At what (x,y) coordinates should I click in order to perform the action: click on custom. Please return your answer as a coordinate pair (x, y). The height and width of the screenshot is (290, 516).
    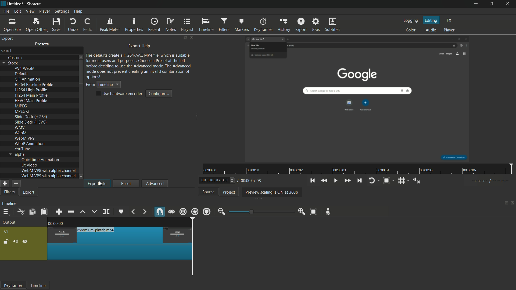
    Looking at the image, I should click on (15, 57).